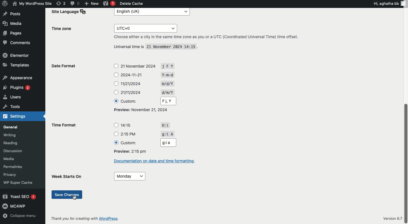 The image size is (408, 224). I want to click on Settings, so click(20, 116).